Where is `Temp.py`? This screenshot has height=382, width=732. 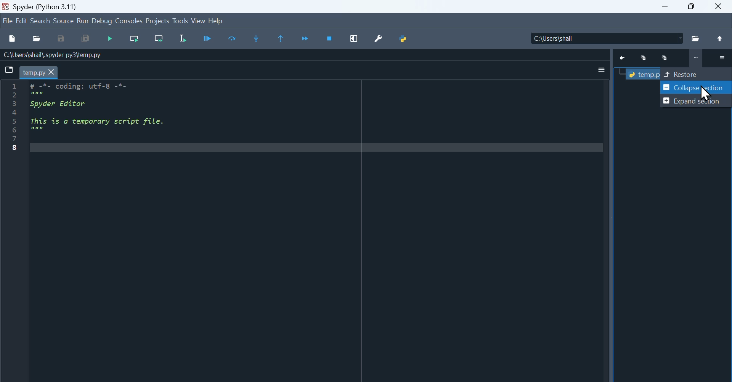
Temp.py is located at coordinates (644, 74).